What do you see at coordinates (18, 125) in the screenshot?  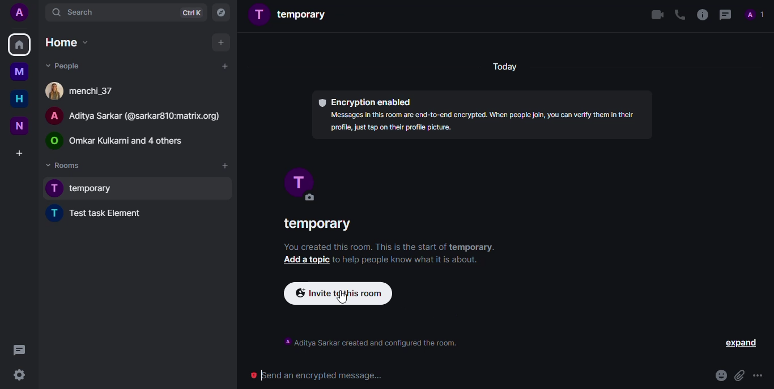 I see `new` at bounding box center [18, 125].